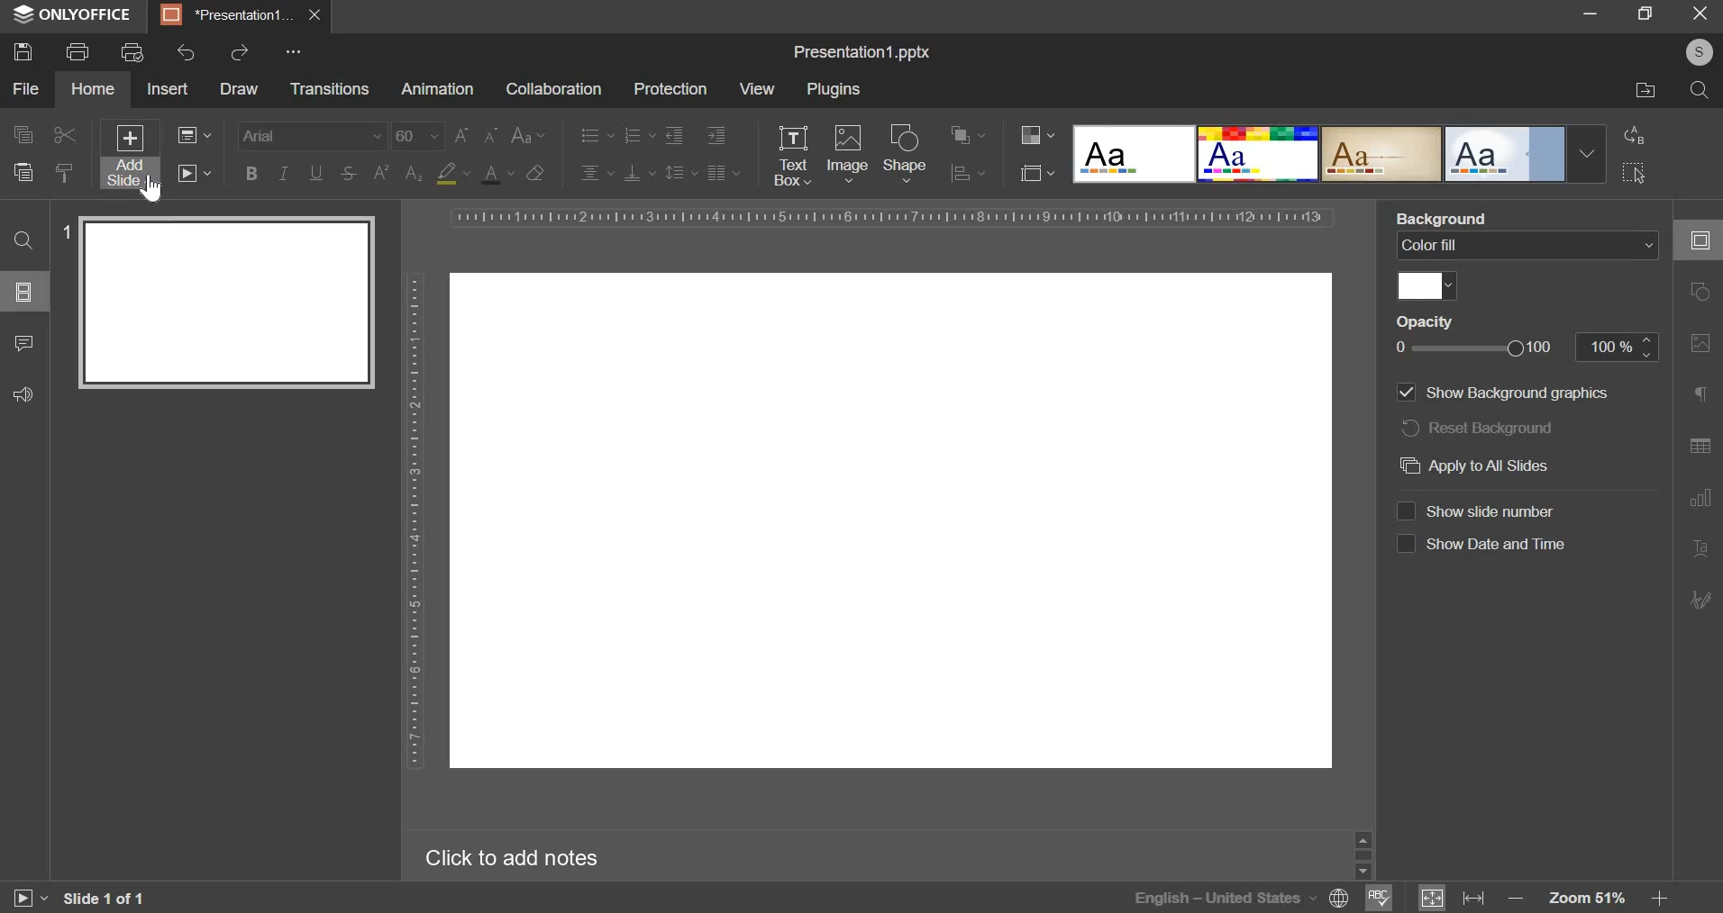 The height and width of the screenshot is (913, 1723). What do you see at coordinates (670, 89) in the screenshot?
I see `protection` at bounding box center [670, 89].